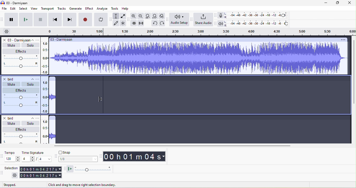  I want to click on redo, so click(162, 23).